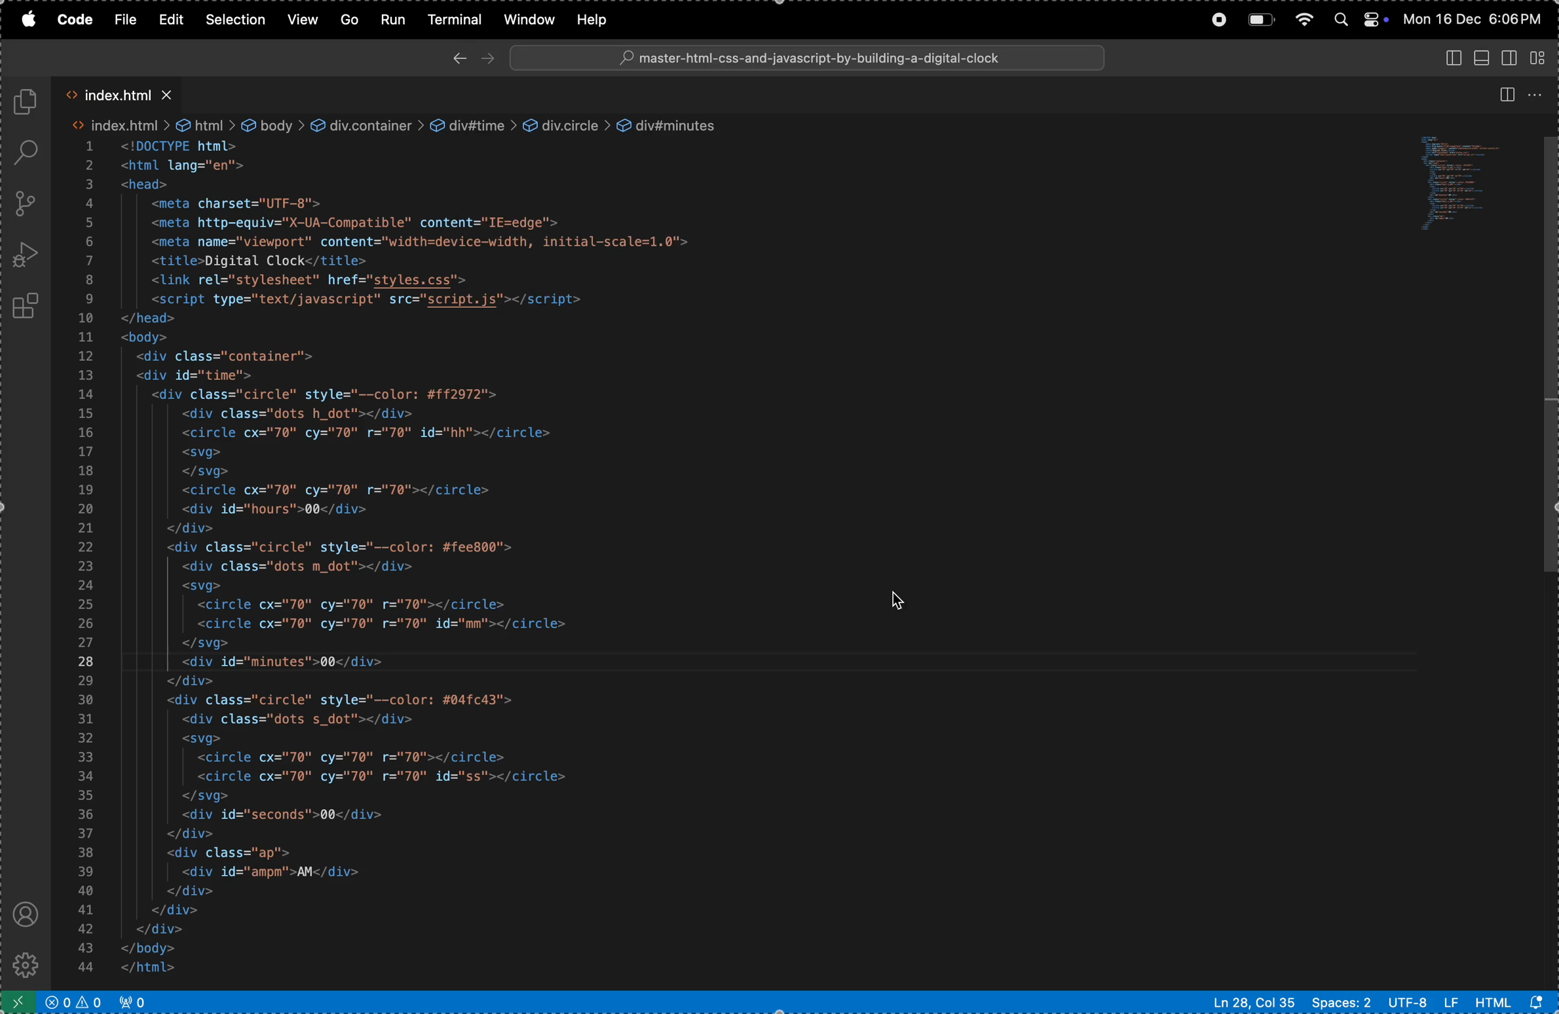 The image size is (1559, 1014). What do you see at coordinates (1302, 18) in the screenshot?
I see `wifi` at bounding box center [1302, 18].